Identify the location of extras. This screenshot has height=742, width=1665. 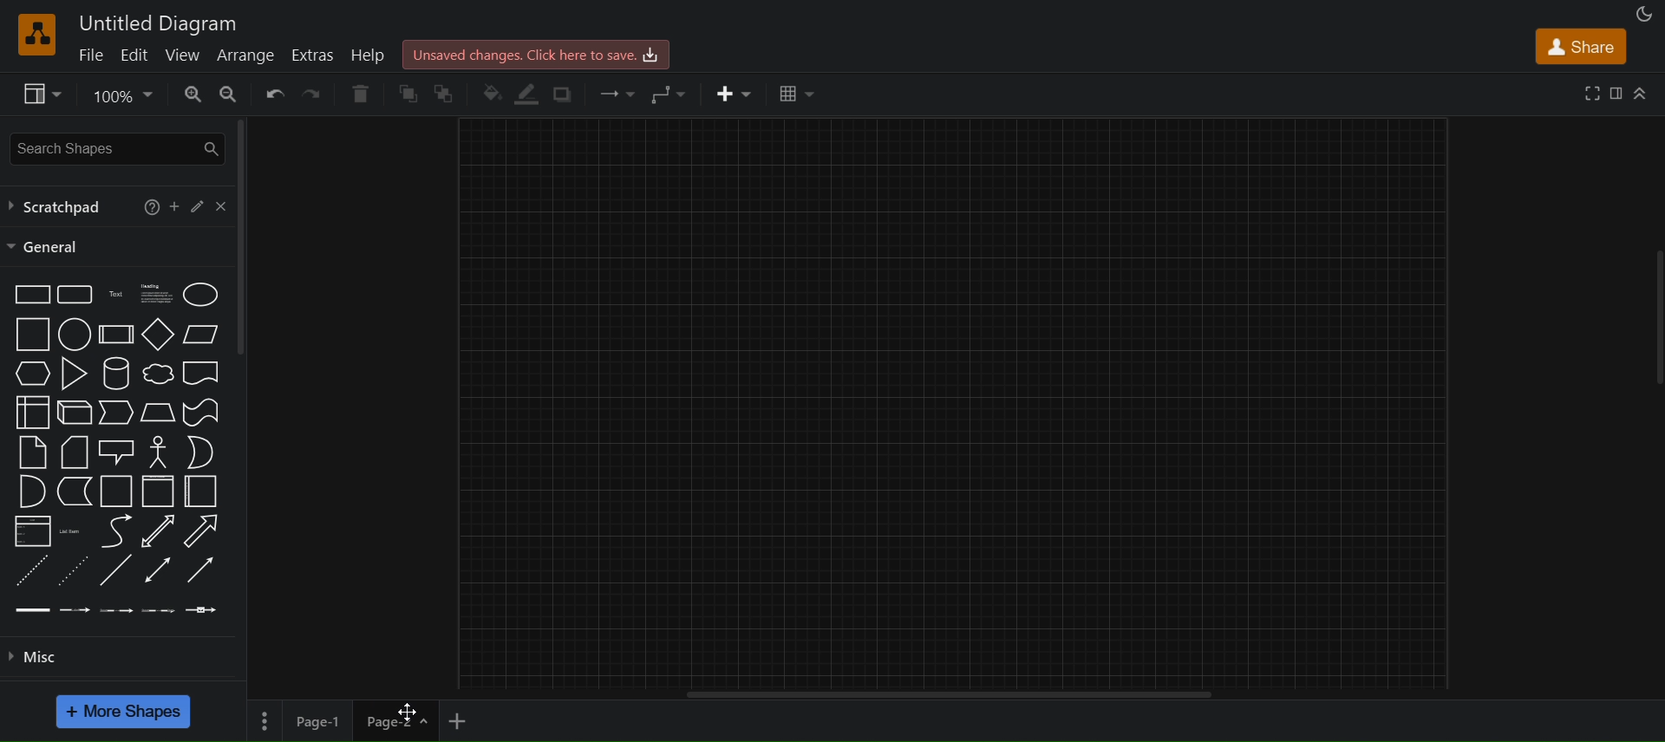
(313, 55).